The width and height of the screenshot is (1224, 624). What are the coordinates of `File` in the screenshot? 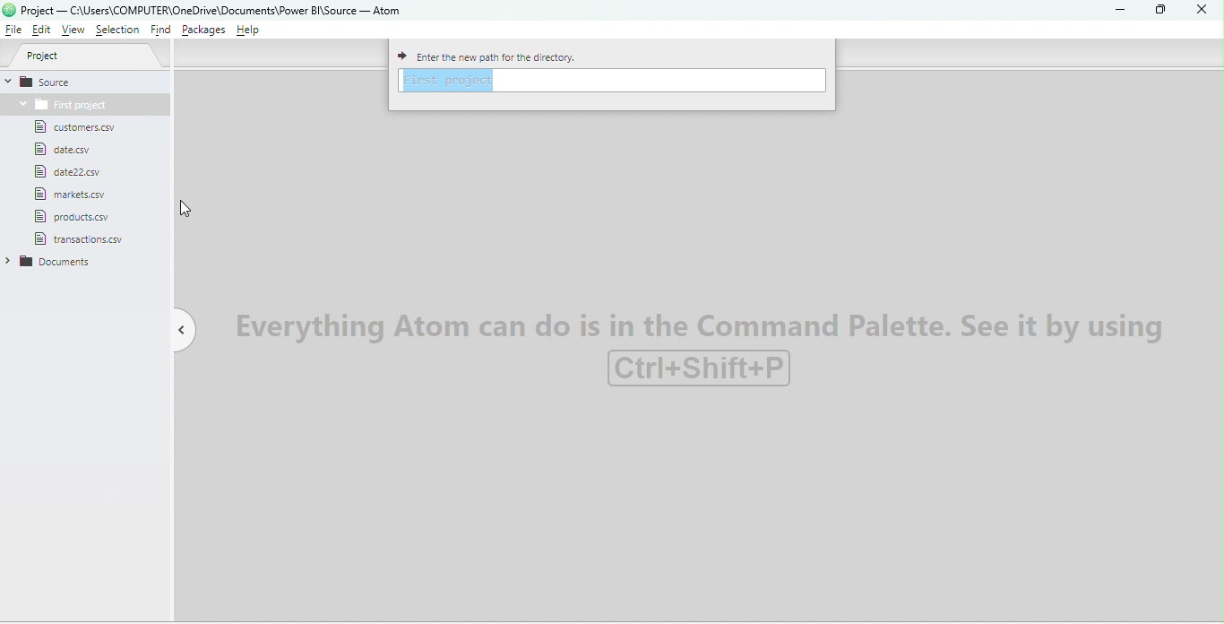 It's located at (72, 171).